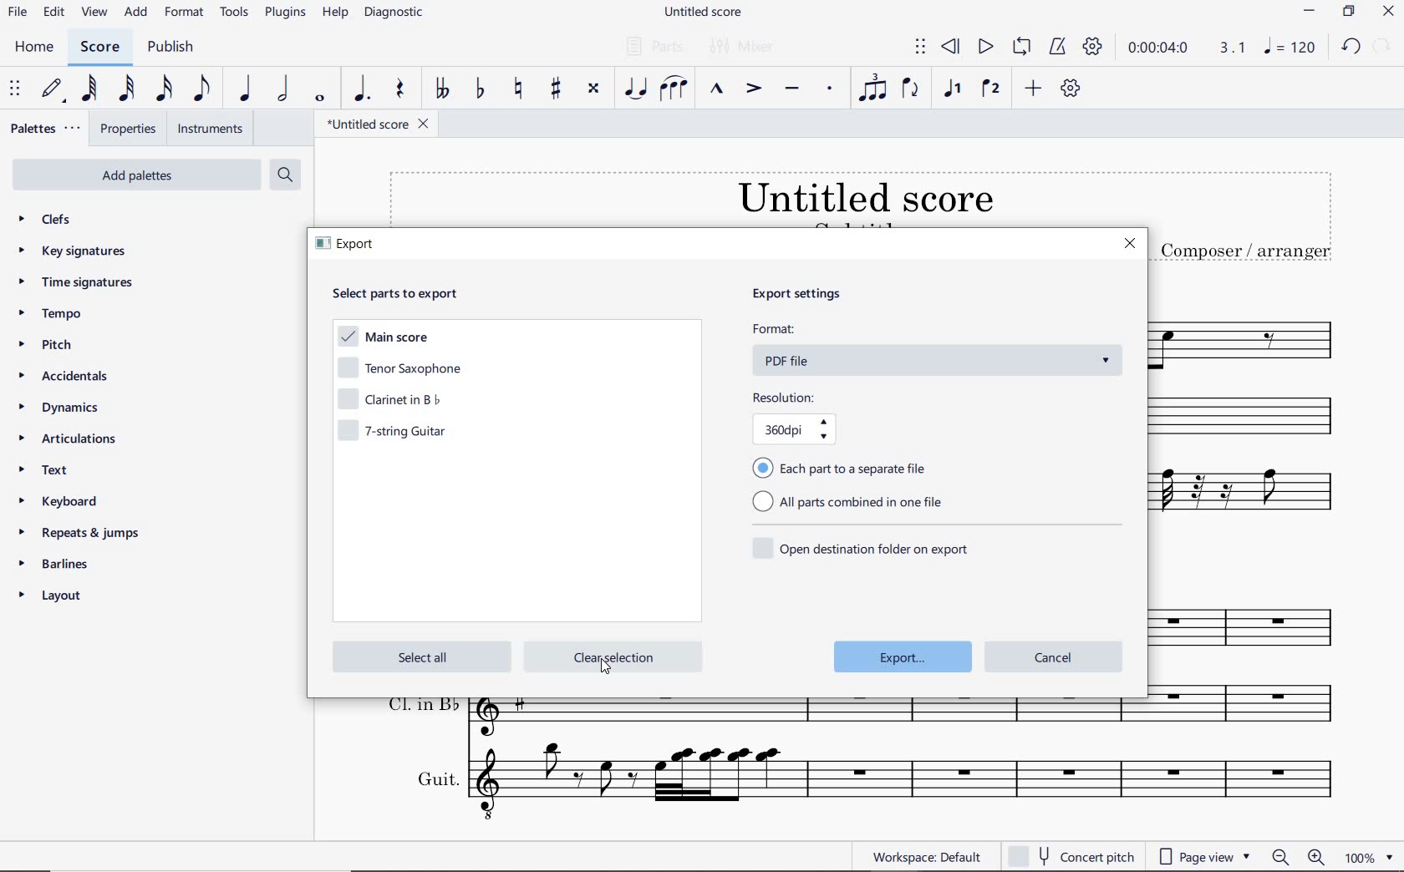 This screenshot has width=1404, height=872. I want to click on Guit., so click(862, 783).